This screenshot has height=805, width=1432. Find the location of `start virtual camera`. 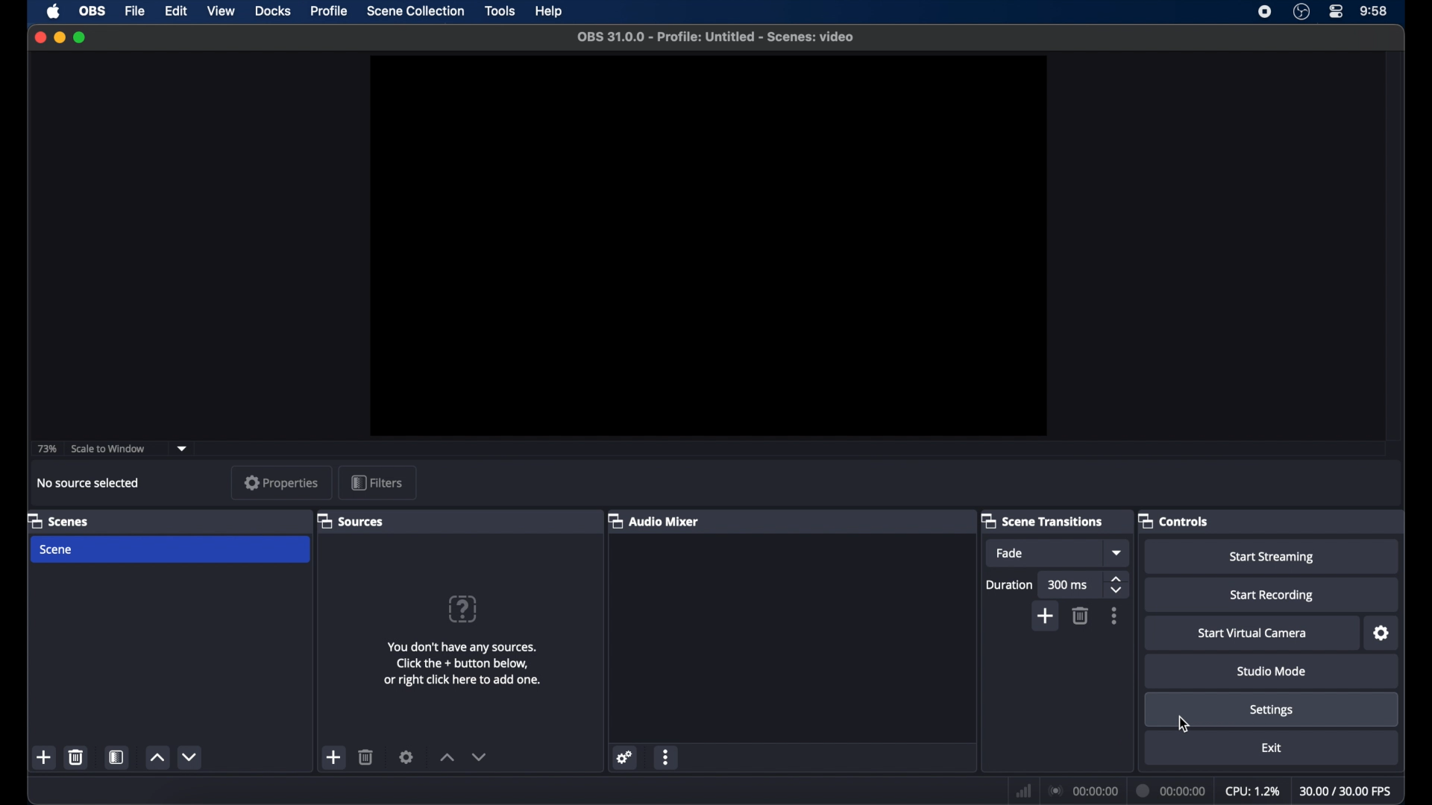

start virtual camera is located at coordinates (1253, 634).